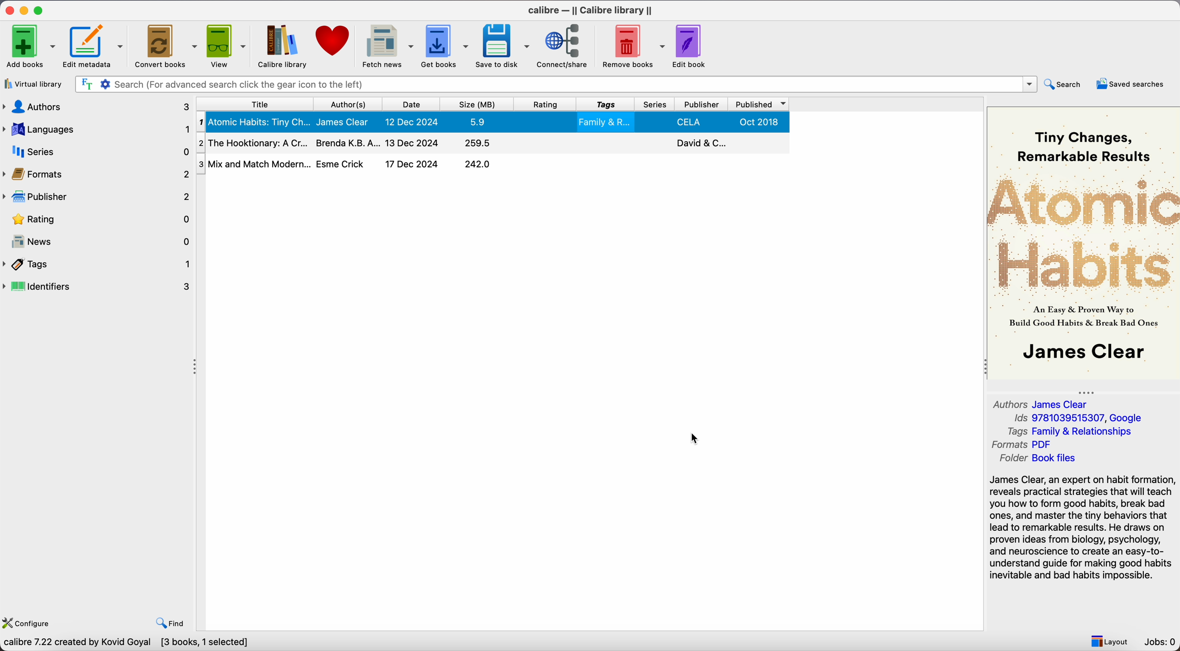 The height and width of the screenshot is (651, 1180). Describe the element at coordinates (1038, 459) in the screenshot. I see `Folder Book files` at that location.